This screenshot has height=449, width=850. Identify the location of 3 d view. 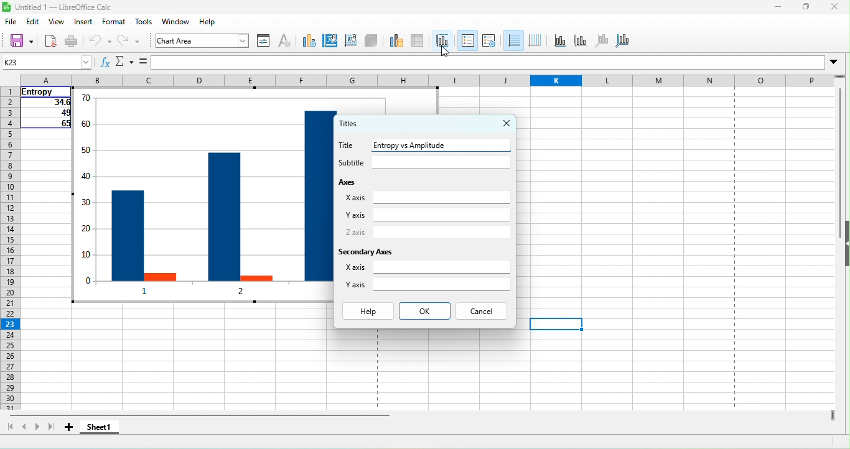
(373, 42).